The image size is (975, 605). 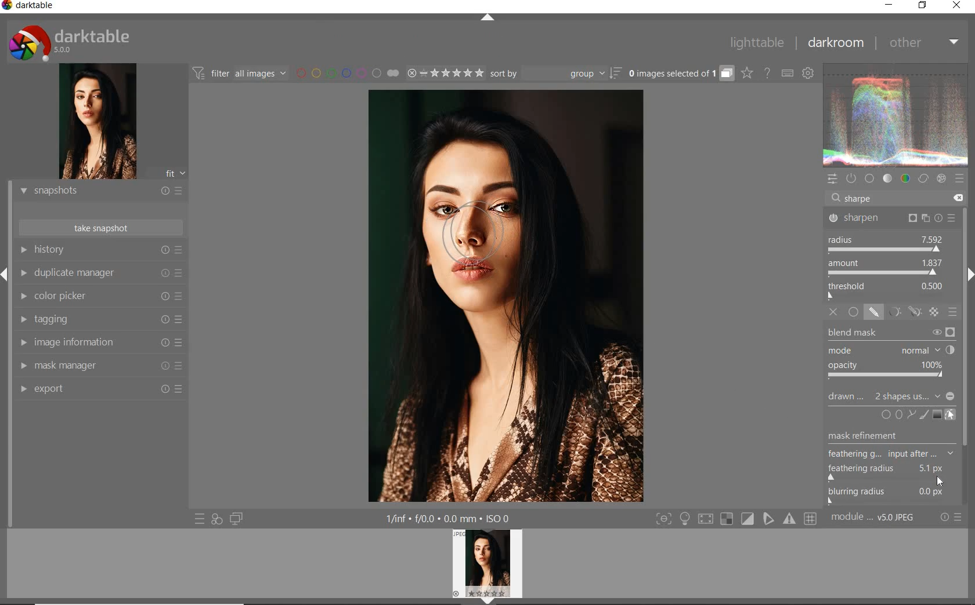 What do you see at coordinates (102, 227) in the screenshot?
I see `TAKE SNAPSHOTS` at bounding box center [102, 227].